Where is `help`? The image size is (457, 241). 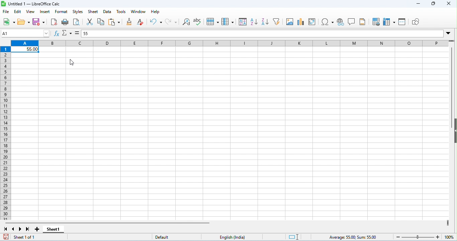 help is located at coordinates (156, 12).